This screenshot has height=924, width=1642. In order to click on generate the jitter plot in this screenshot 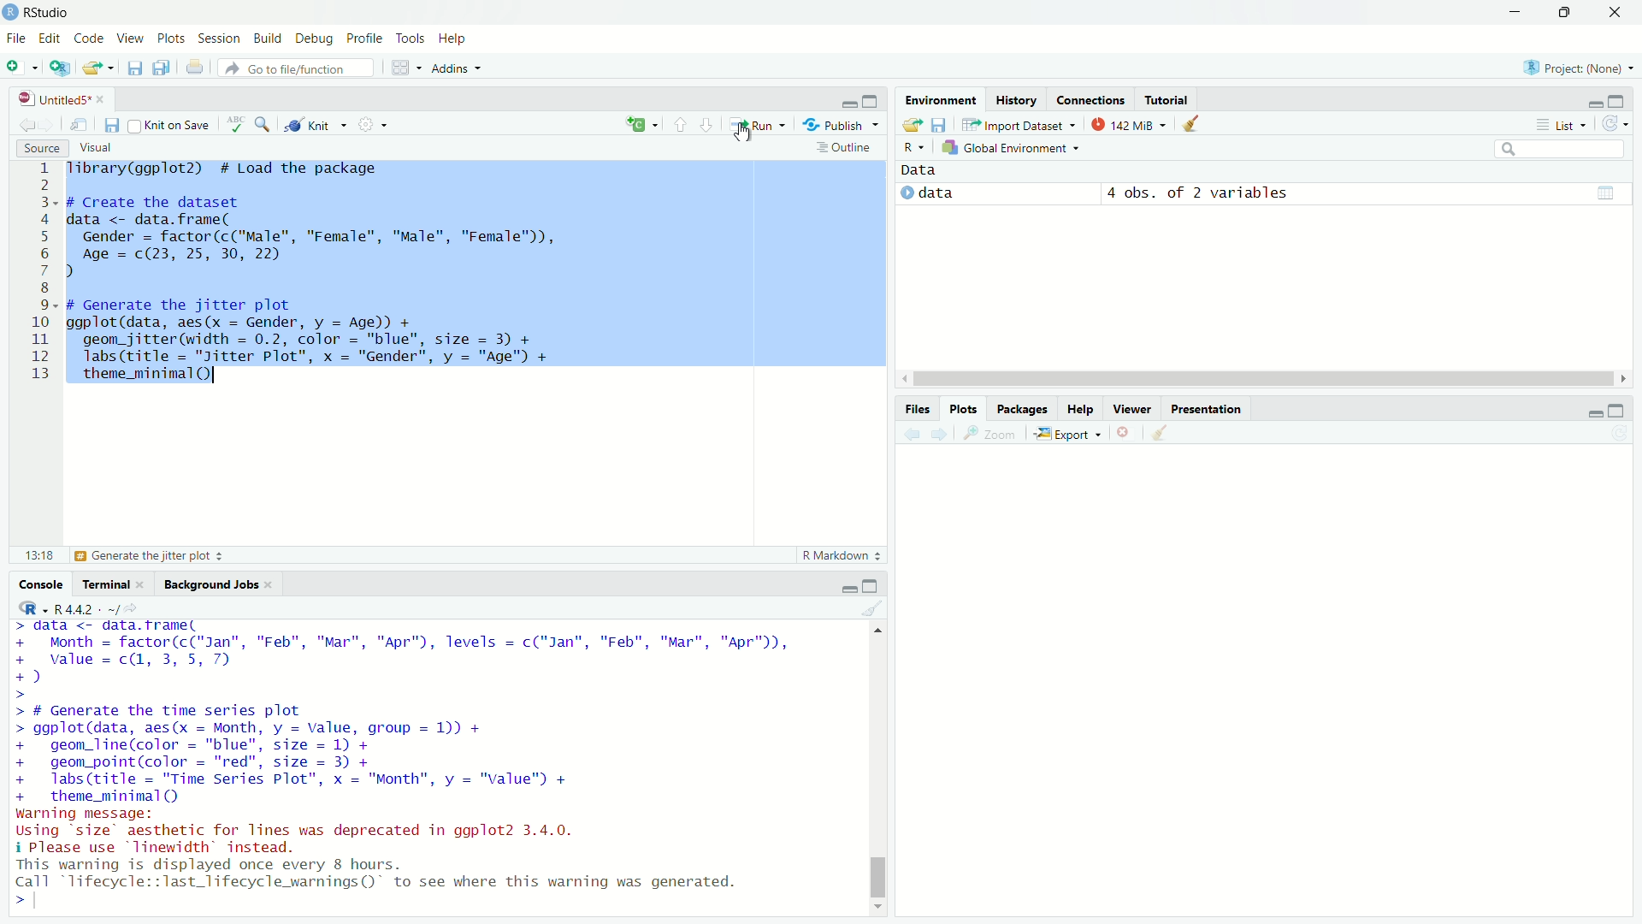, I will do `click(153, 556)`.